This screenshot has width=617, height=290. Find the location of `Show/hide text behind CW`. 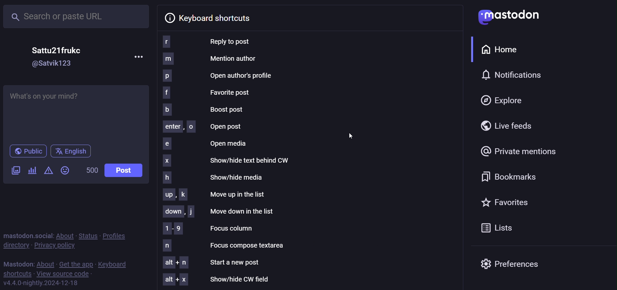

Show/hide text behind CW is located at coordinates (228, 161).